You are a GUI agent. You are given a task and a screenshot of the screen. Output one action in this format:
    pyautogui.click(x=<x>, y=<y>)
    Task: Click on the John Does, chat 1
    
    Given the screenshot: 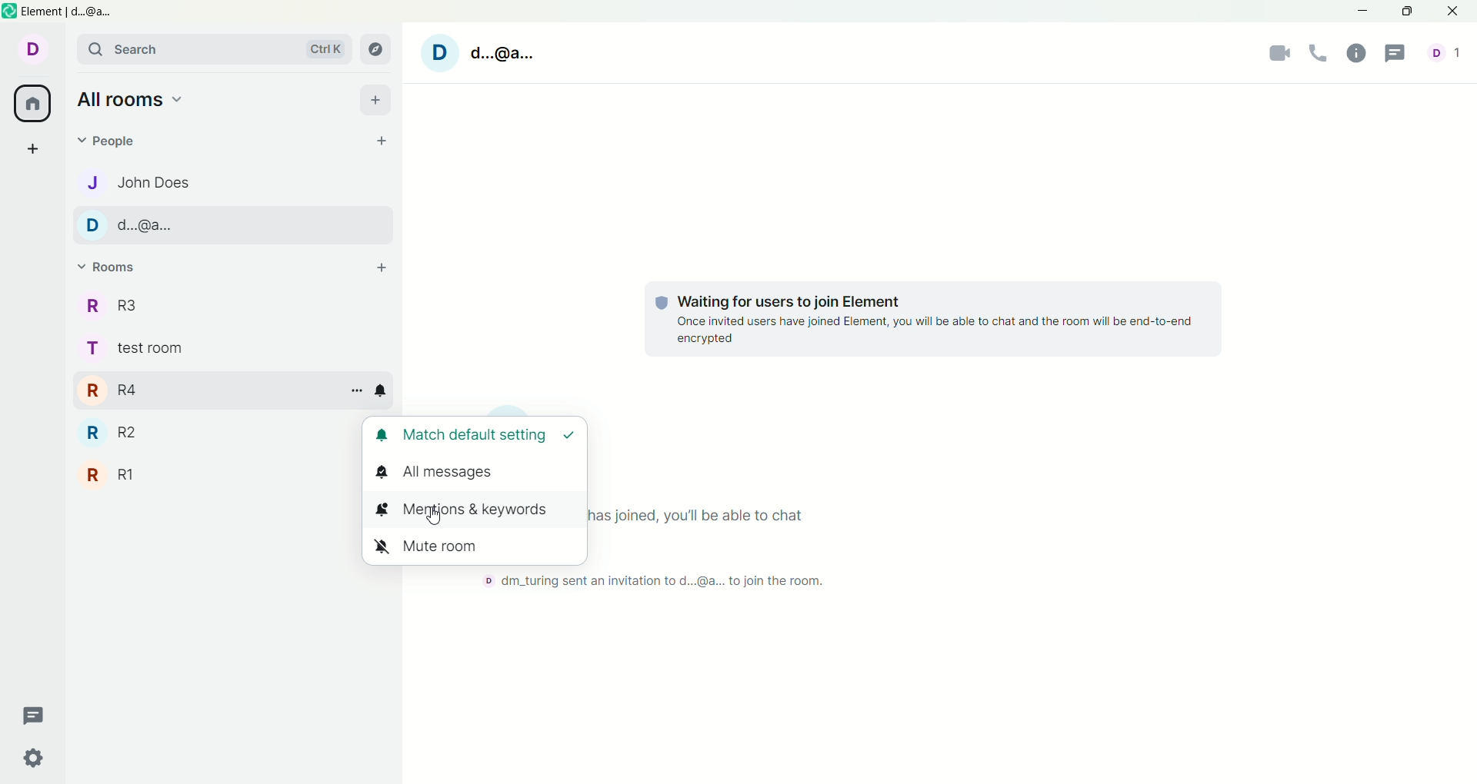 What is the action you would take?
    pyautogui.click(x=232, y=182)
    